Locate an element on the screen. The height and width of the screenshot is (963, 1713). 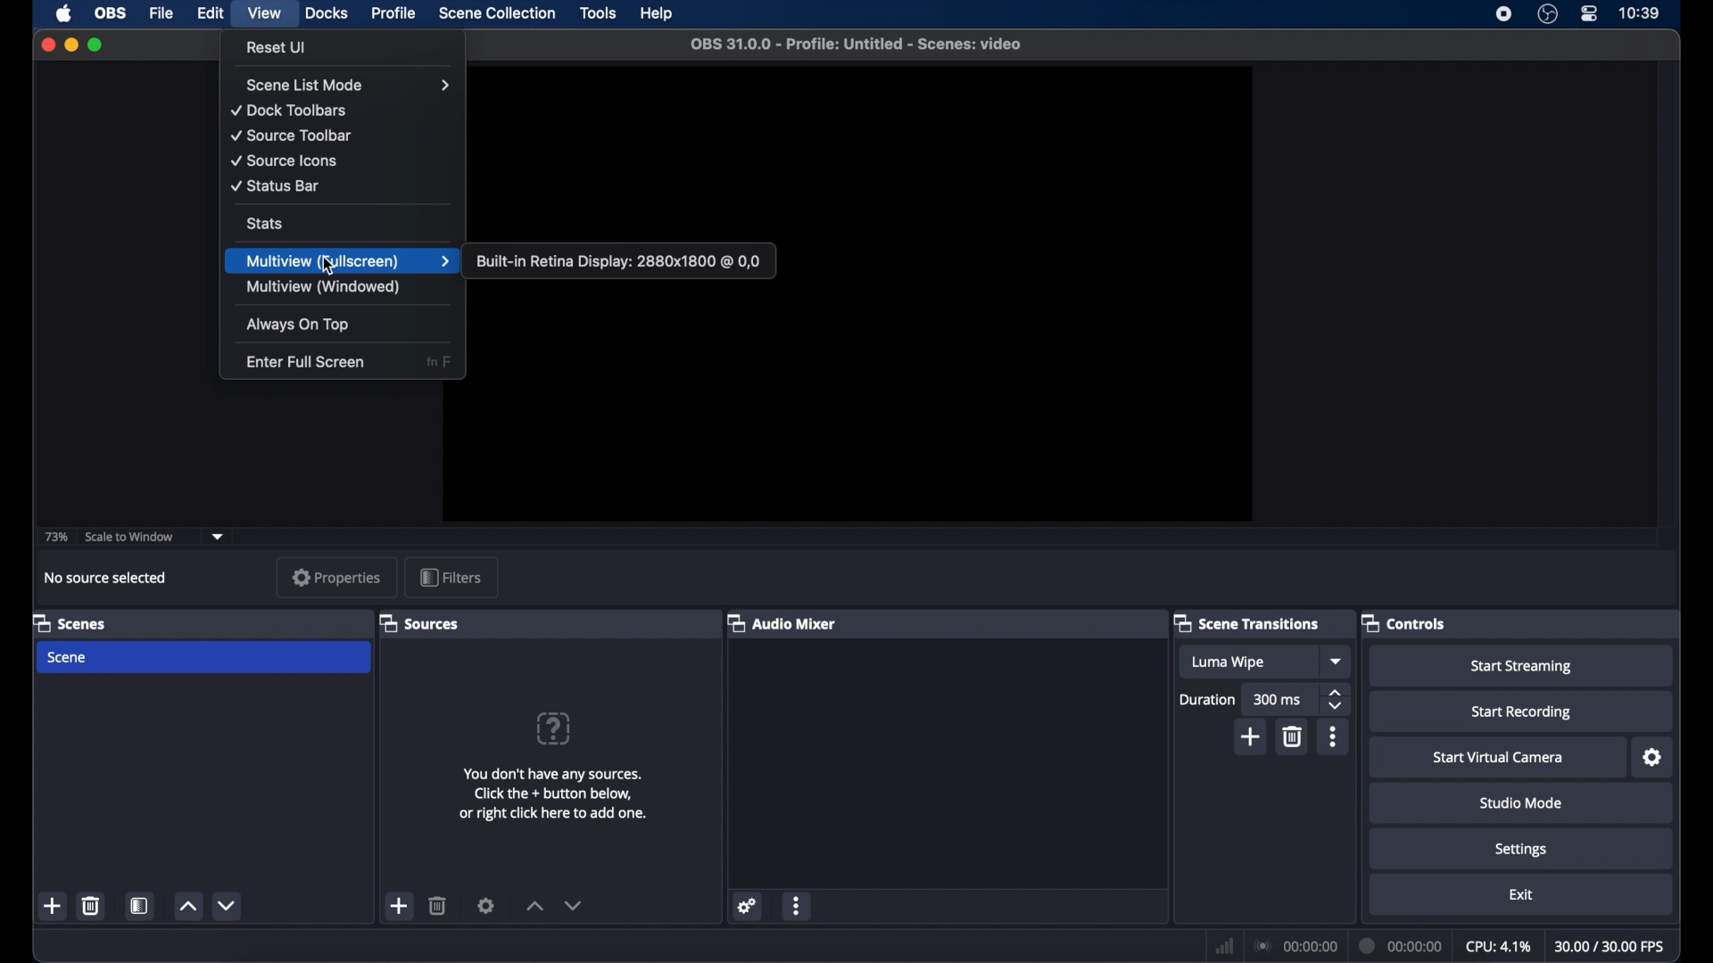
control center is located at coordinates (1589, 14).